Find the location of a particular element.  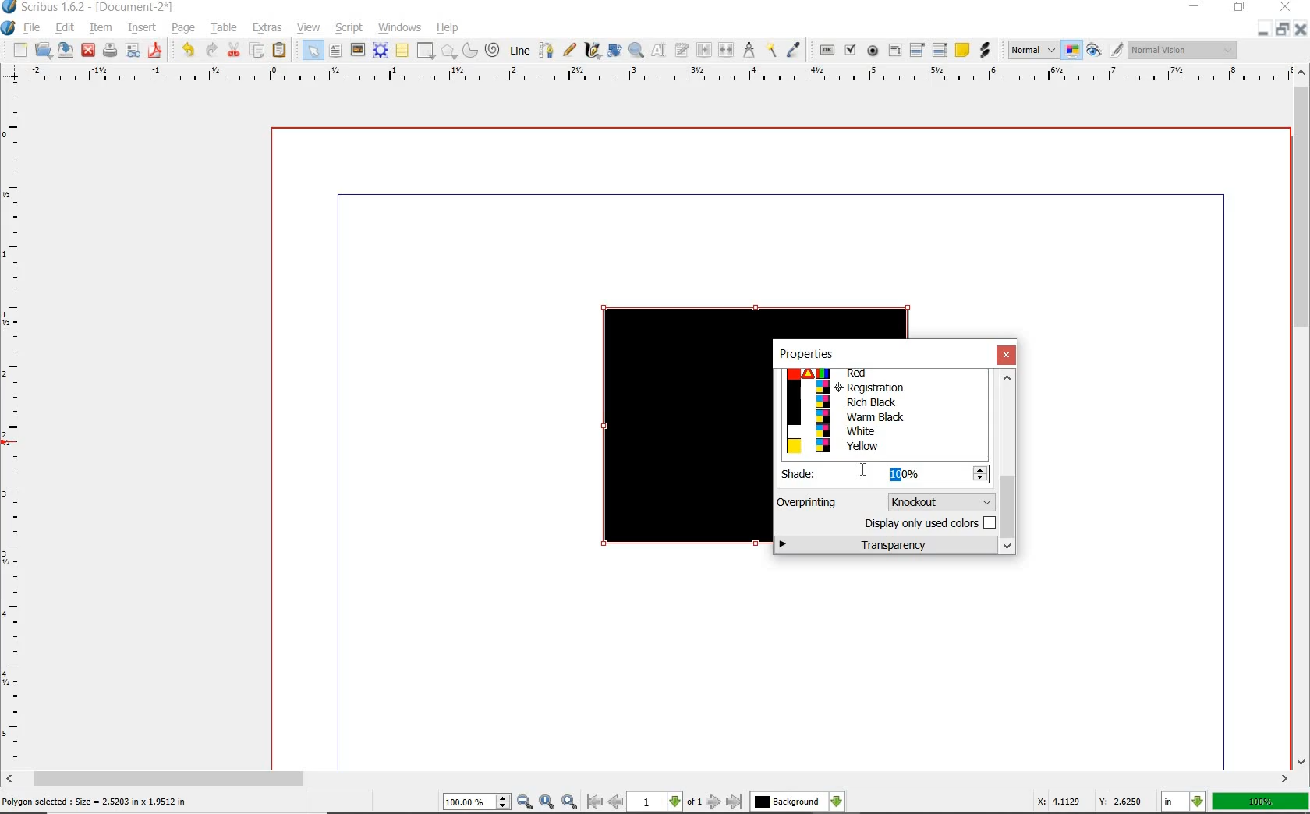

edit content of frame is located at coordinates (657, 51).